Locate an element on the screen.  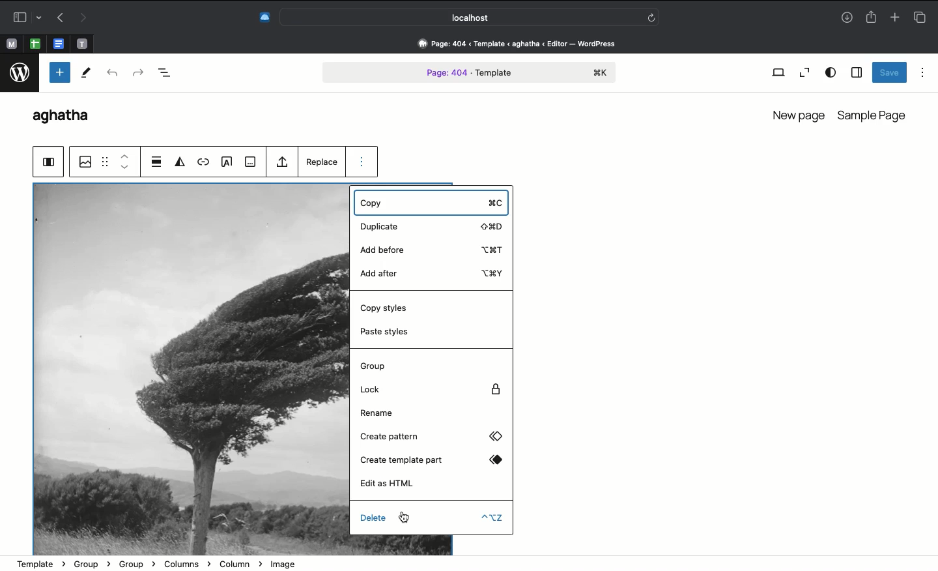
Address is located at coordinates (469, 564).